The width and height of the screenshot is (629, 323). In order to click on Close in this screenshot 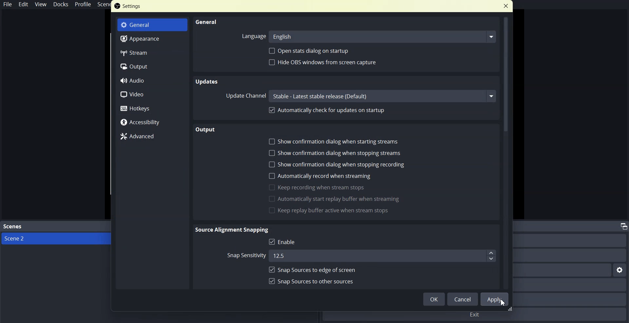, I will do `click(506, 6)`.